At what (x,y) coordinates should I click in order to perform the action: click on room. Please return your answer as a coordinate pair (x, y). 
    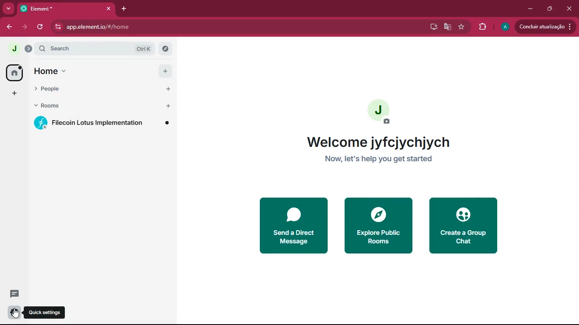
    Looking at the image, I should click on (102, 122).